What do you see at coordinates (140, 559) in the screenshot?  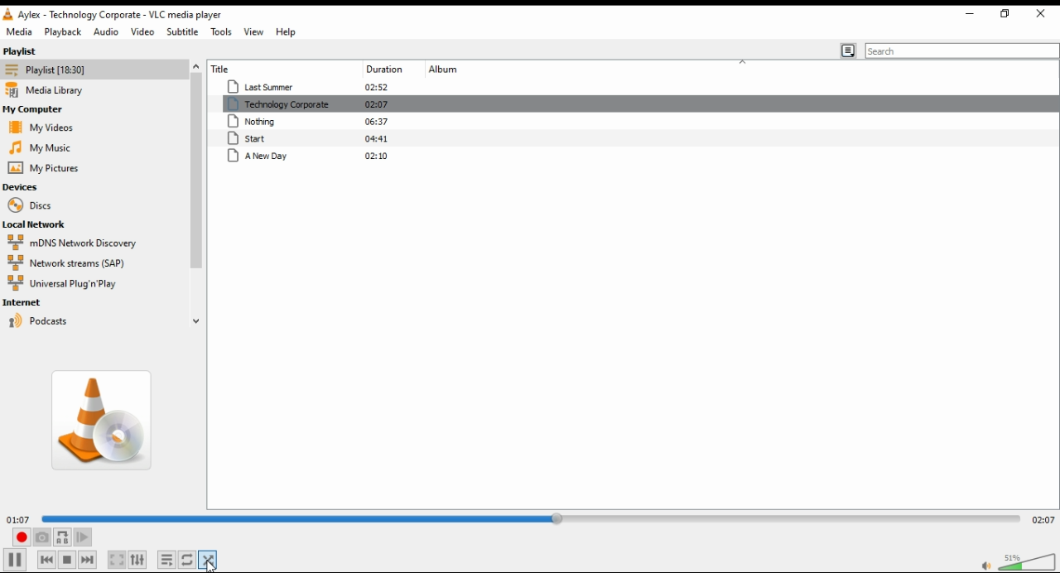 I see `show extended settings` at bounding box center [140, 559].